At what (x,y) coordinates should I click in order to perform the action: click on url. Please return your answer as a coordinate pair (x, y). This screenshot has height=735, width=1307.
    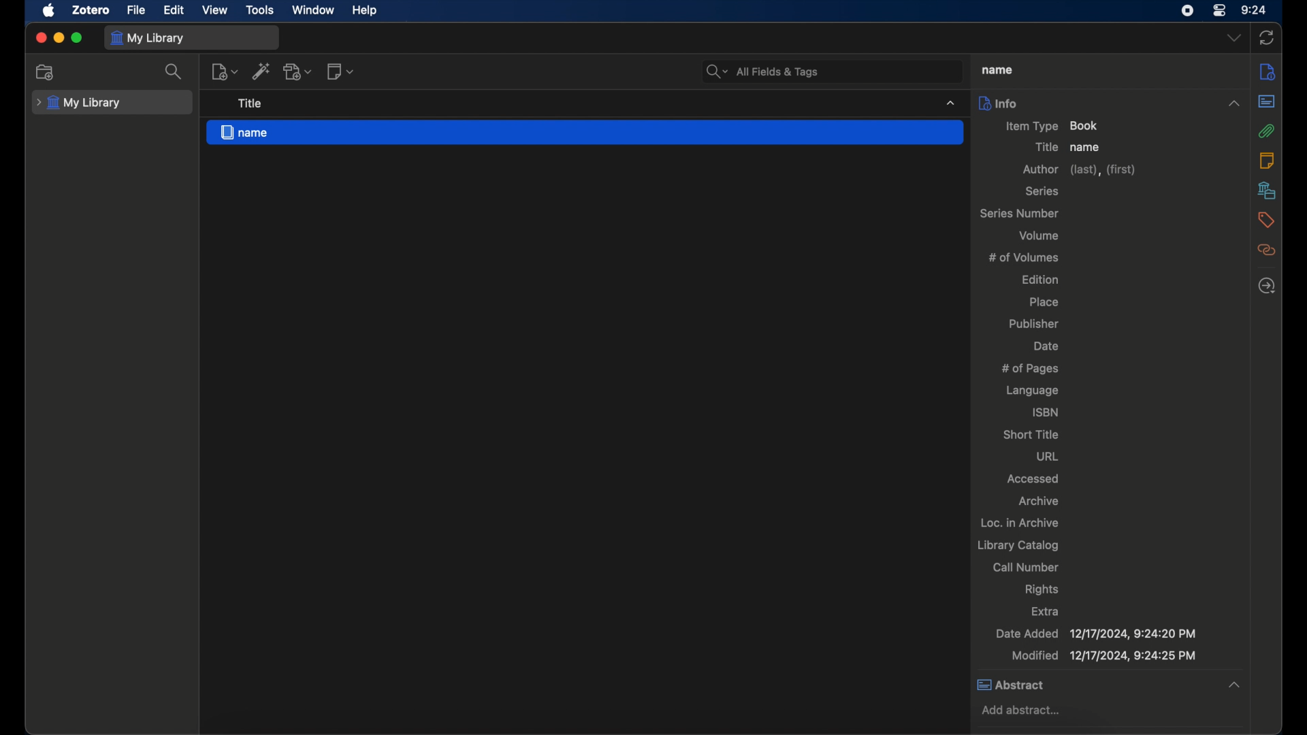
    Looking at the image, I should click on (1047, 457).